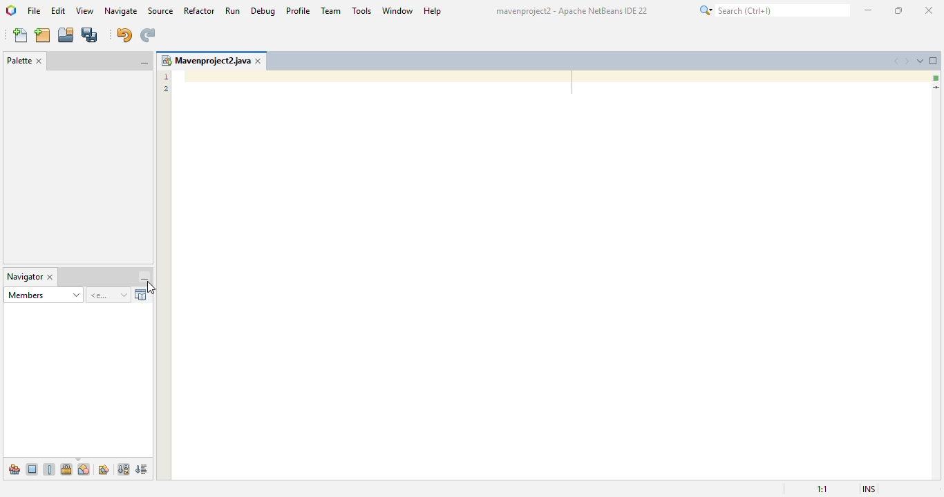  I want to click on close window, so click(258, 61).